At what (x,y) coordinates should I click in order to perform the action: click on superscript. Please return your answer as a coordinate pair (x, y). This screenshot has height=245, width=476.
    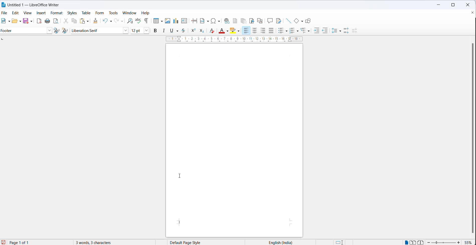
    Looking at the image, I should click on (194, 30).